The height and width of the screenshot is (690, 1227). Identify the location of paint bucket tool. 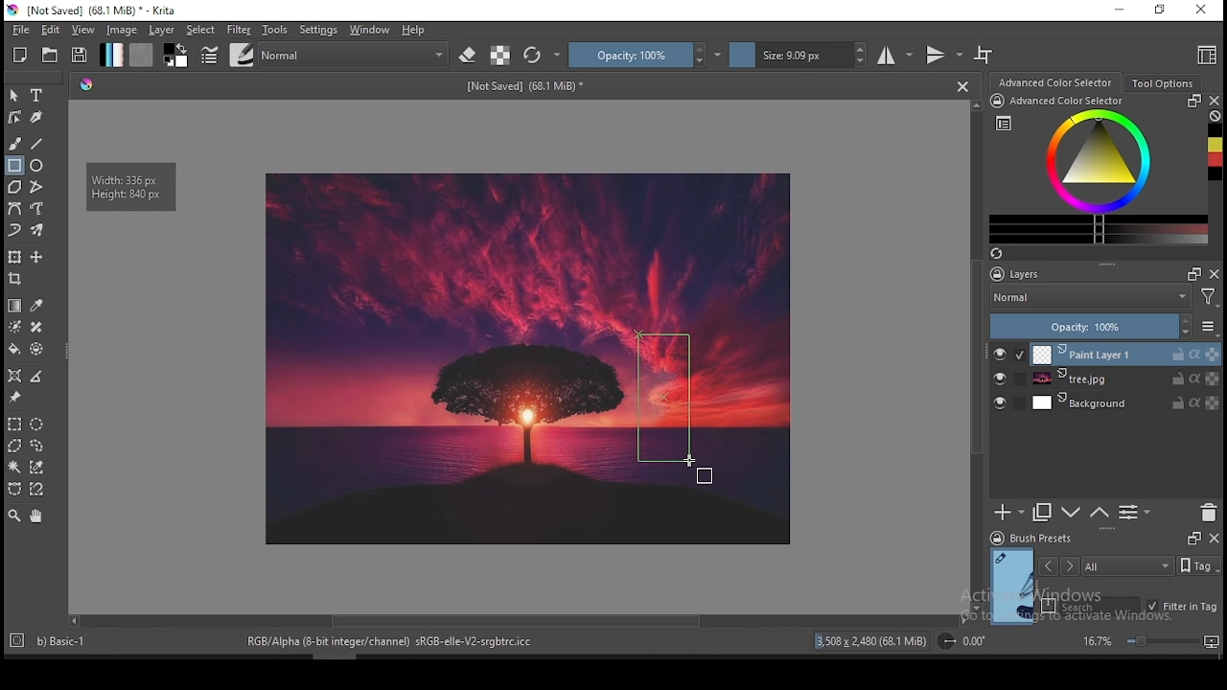
(16, 350).